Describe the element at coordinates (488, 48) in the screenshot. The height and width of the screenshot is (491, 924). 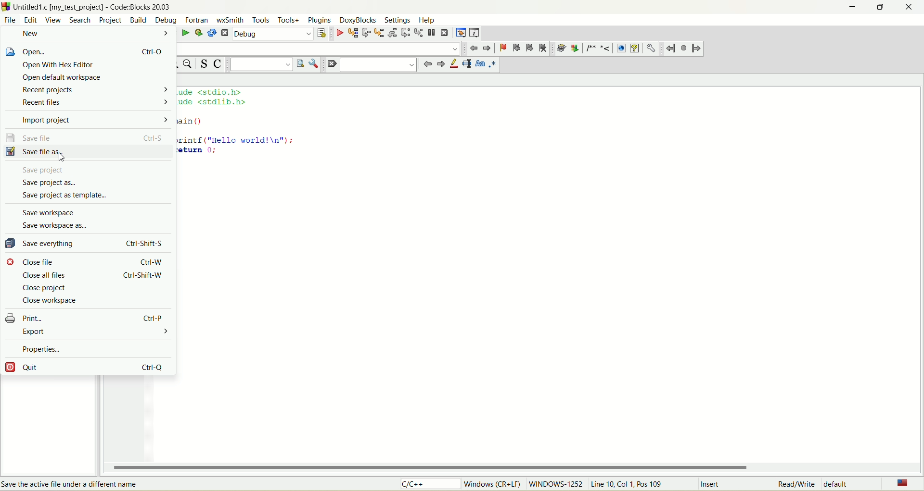
I see `jump forward` at that location.